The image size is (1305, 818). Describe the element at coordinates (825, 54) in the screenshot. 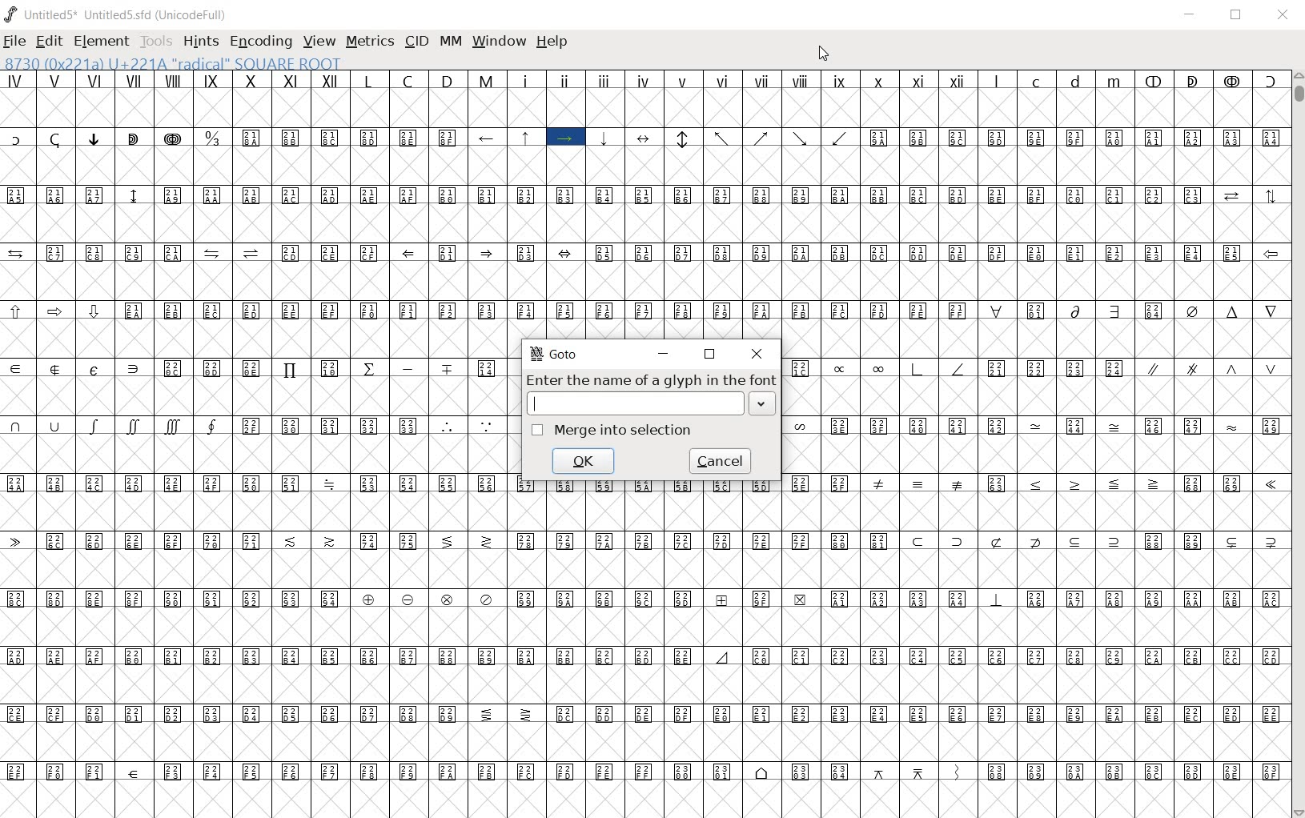

I see `CURSOR` at that location.